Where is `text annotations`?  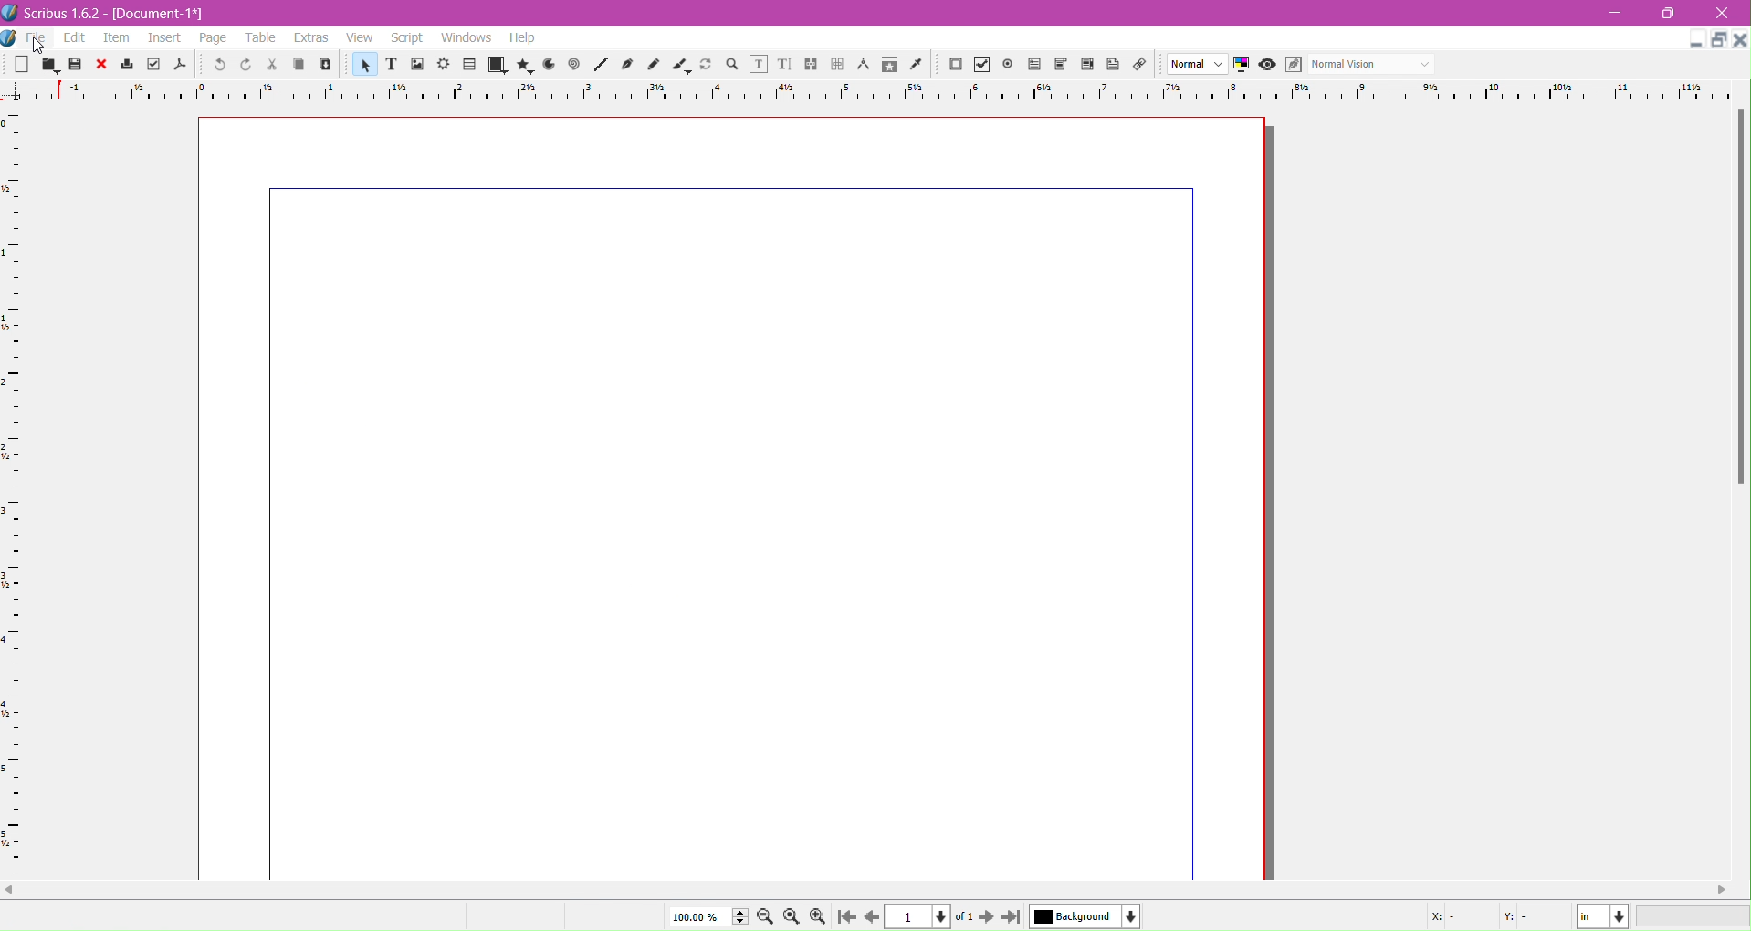 text annotations is located at coordinates (1117, 65).